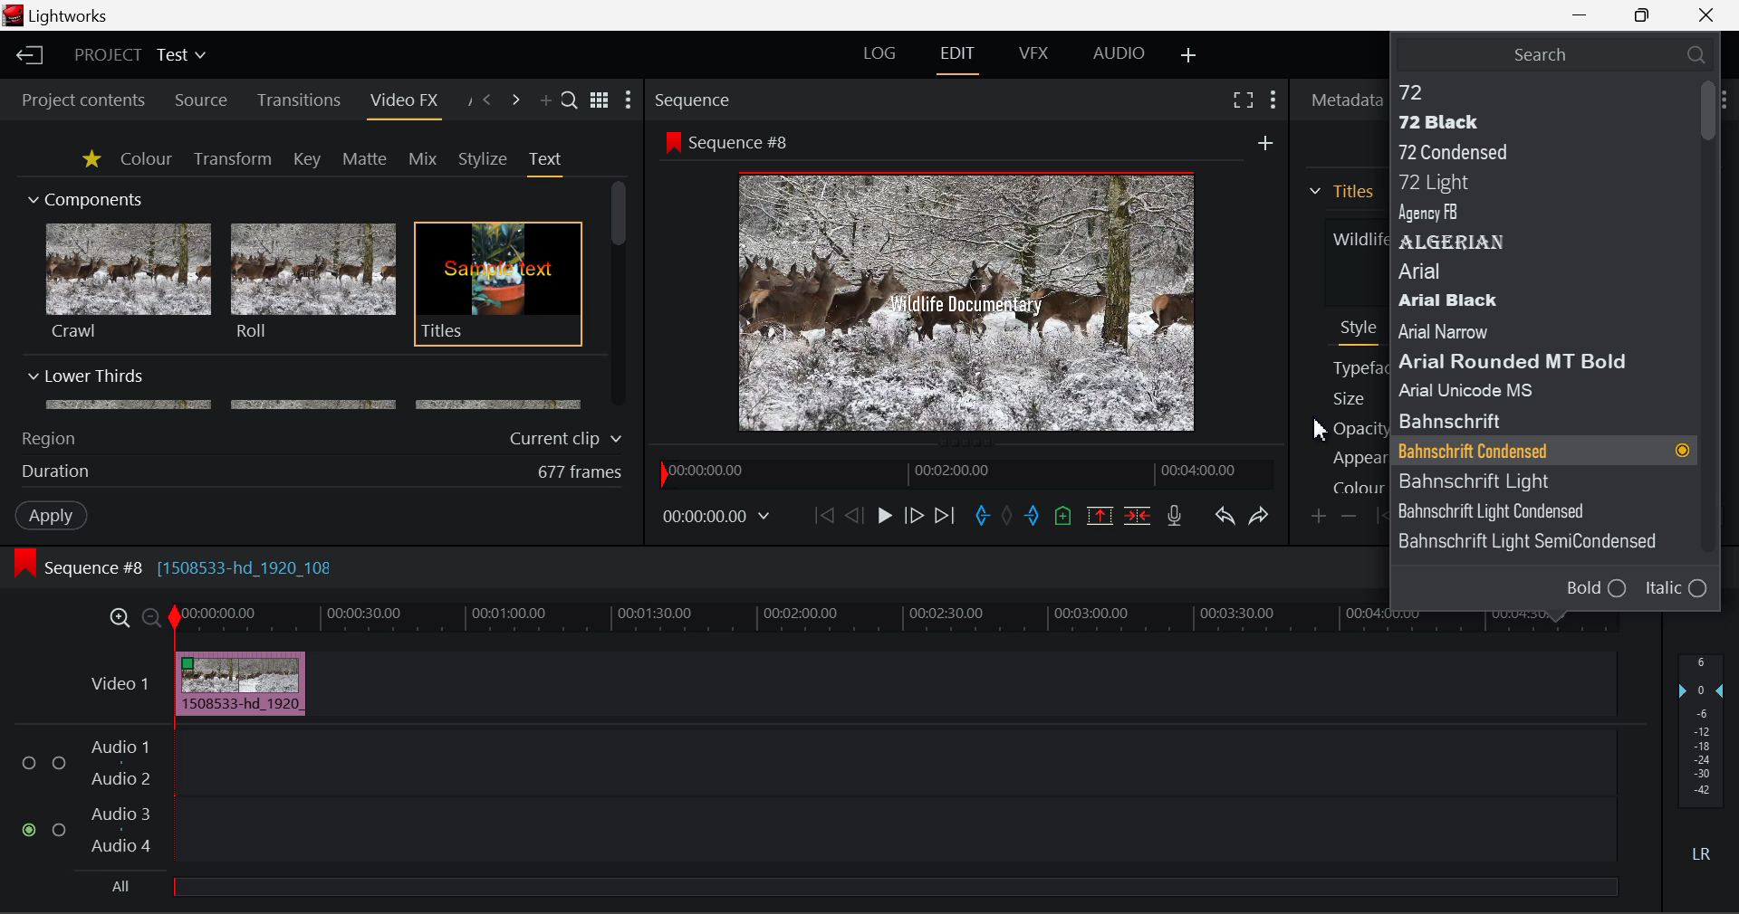 The height and width of the screenshot is (914, 1739). What do you see at coordinates (1317, 432) in the screenshot?
I see `cursor` at bounding box center [1317, 432].